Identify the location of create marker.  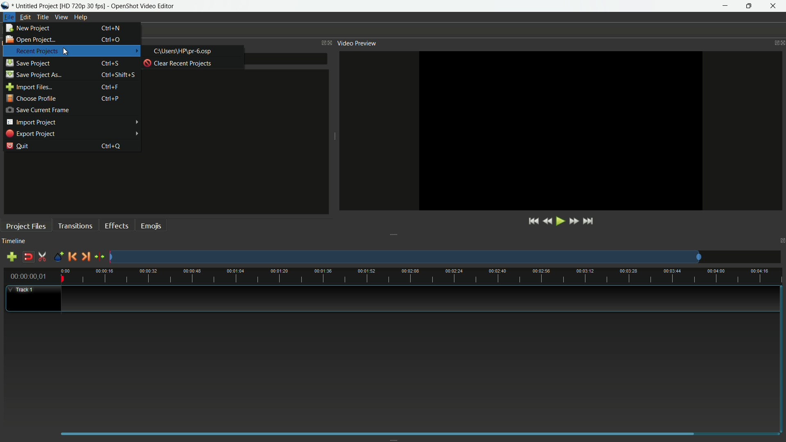
(58, 257).